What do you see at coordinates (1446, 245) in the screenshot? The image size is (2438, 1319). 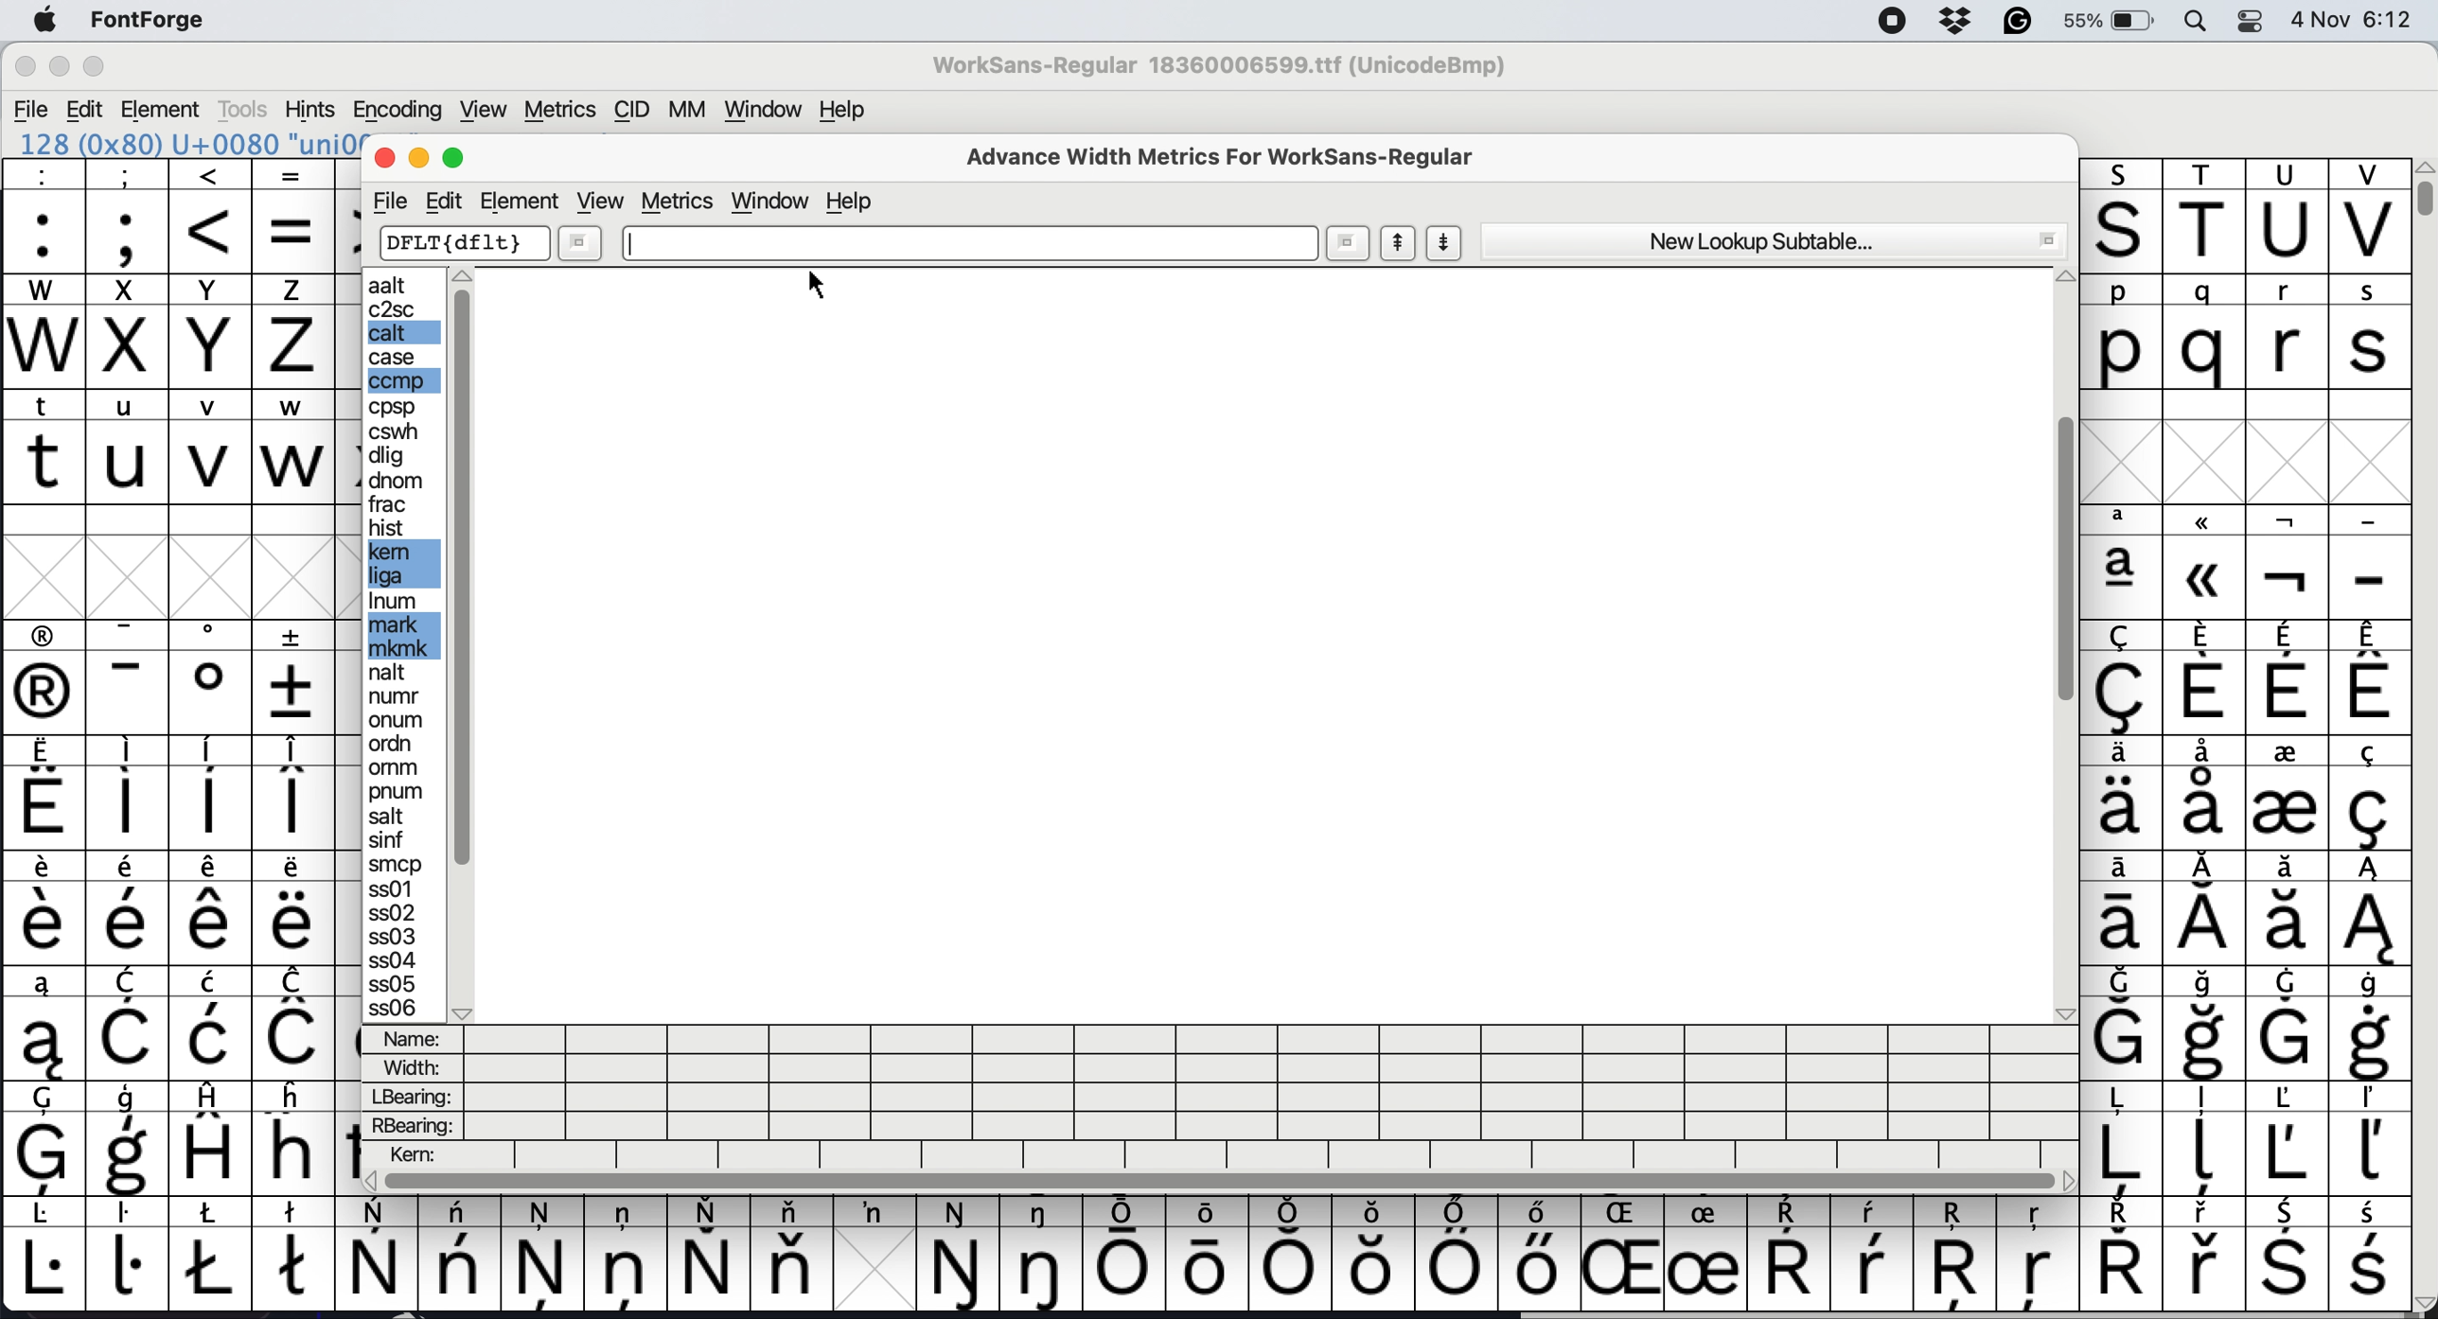 I see `show next letter` at bounding box center [1446, 245].